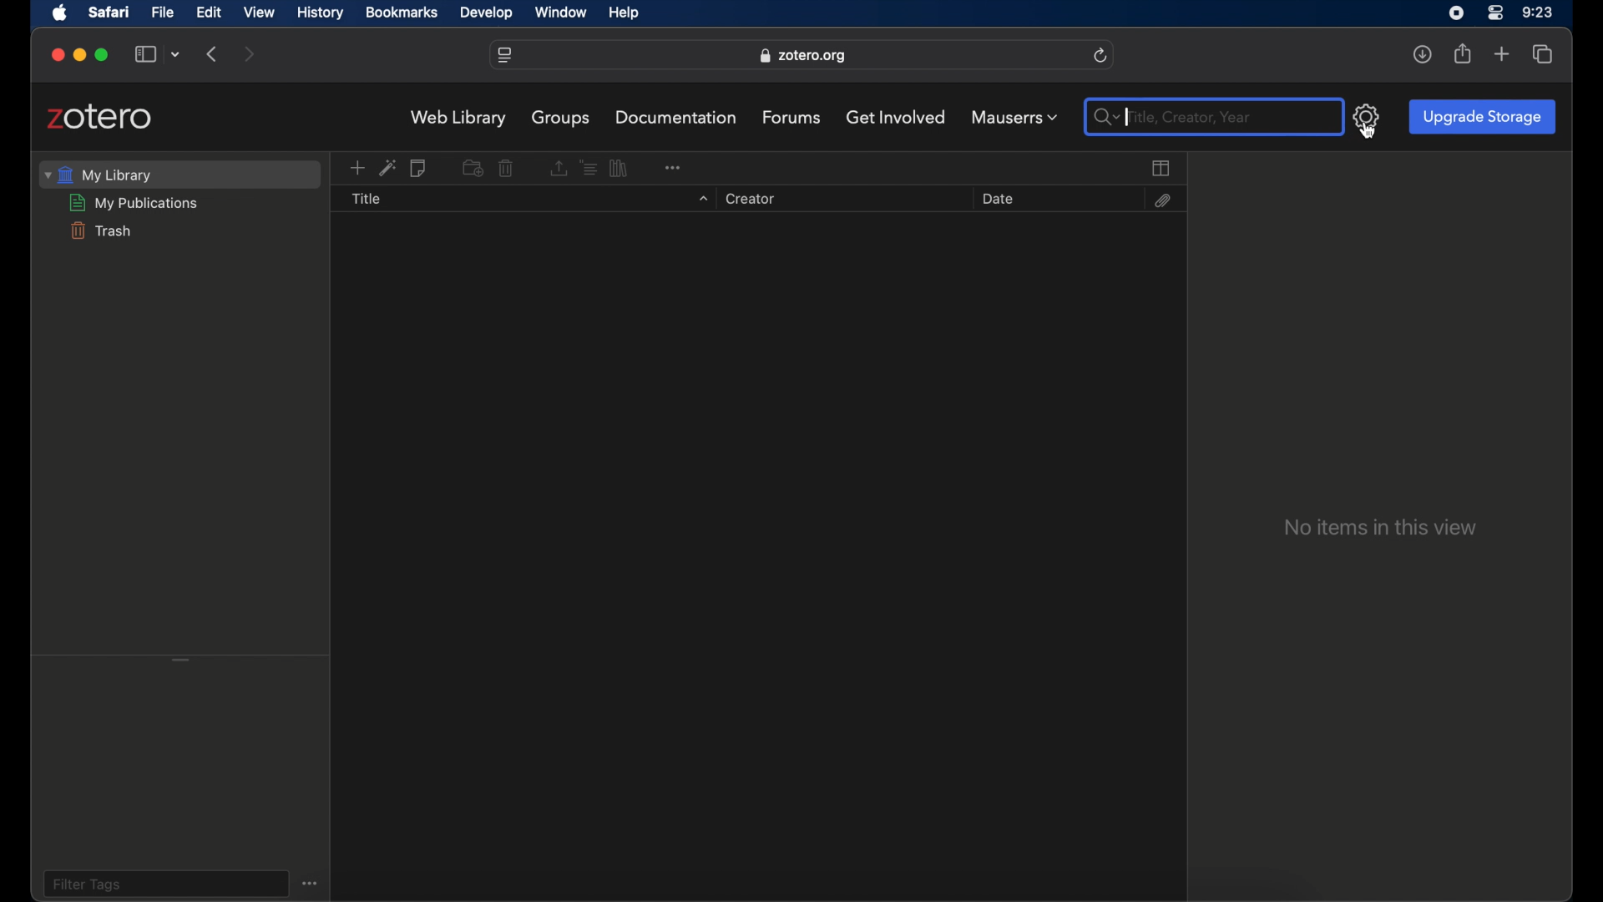  I want to click on apple icon, so click(61, 13).